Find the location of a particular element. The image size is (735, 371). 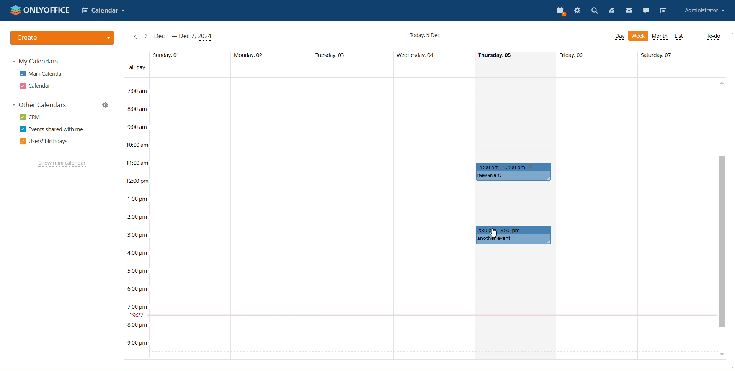

Tuesday, 03 is located at coordinates (332, 55).